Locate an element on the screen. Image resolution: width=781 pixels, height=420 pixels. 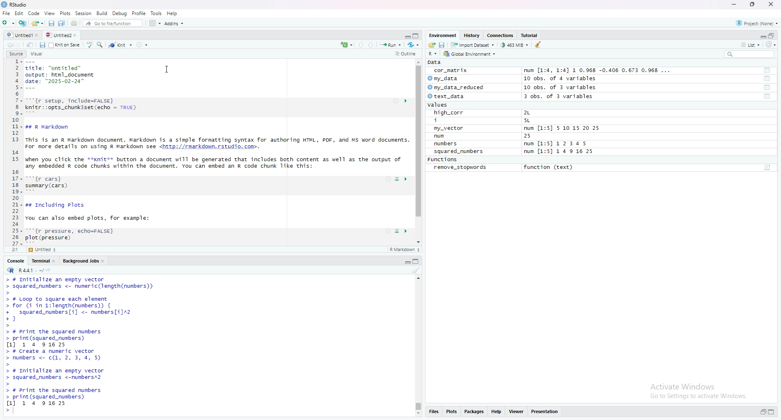
Presentation is located at coordinates (544, 412).